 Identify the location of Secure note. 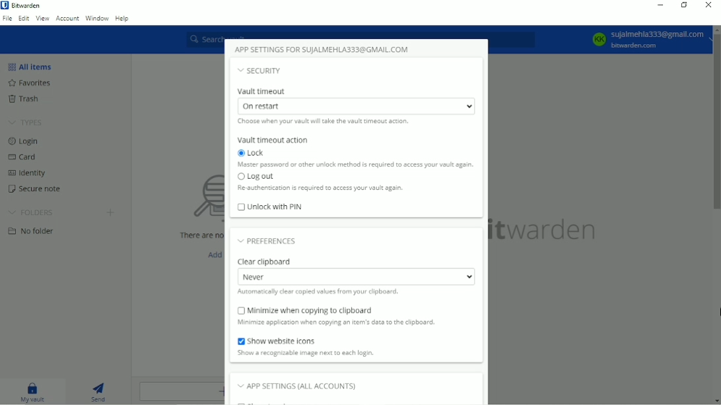
(35, 189).